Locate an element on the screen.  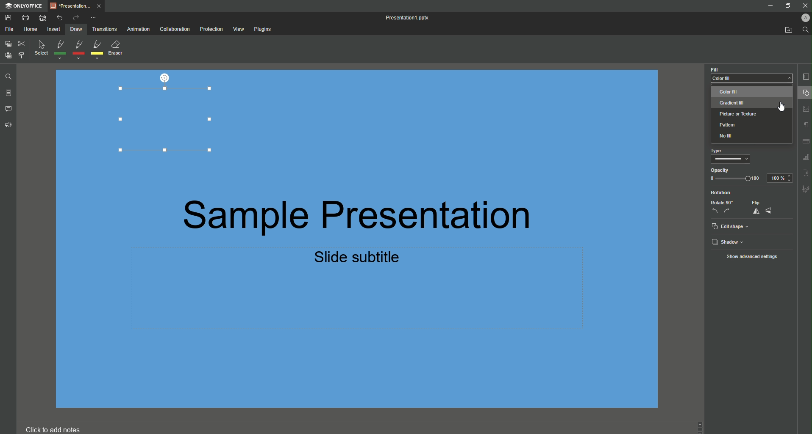
Tab 1 is located at coordinates (78, 6).